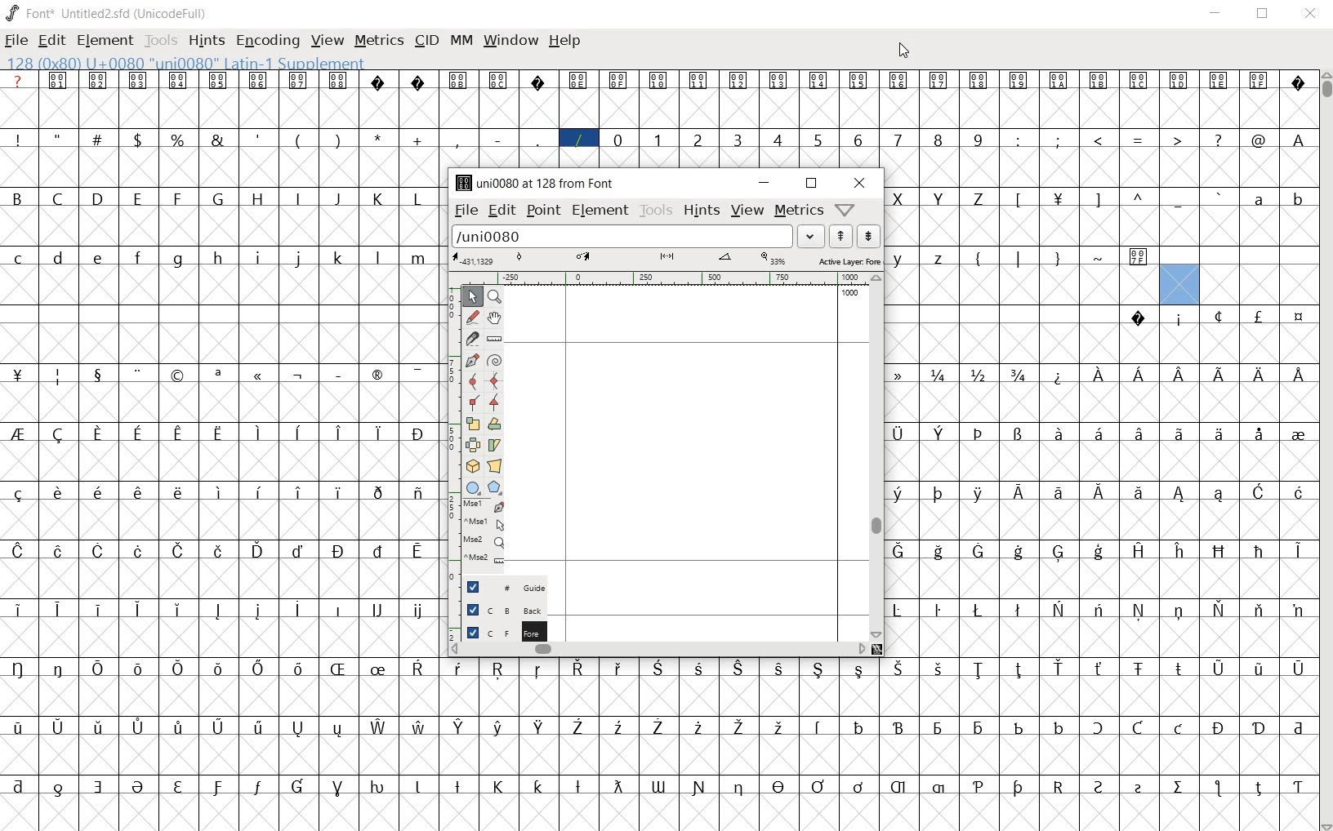 The width and height of the screenshot is (1333, 831). I want to click on glyph, so click(1259, 671).